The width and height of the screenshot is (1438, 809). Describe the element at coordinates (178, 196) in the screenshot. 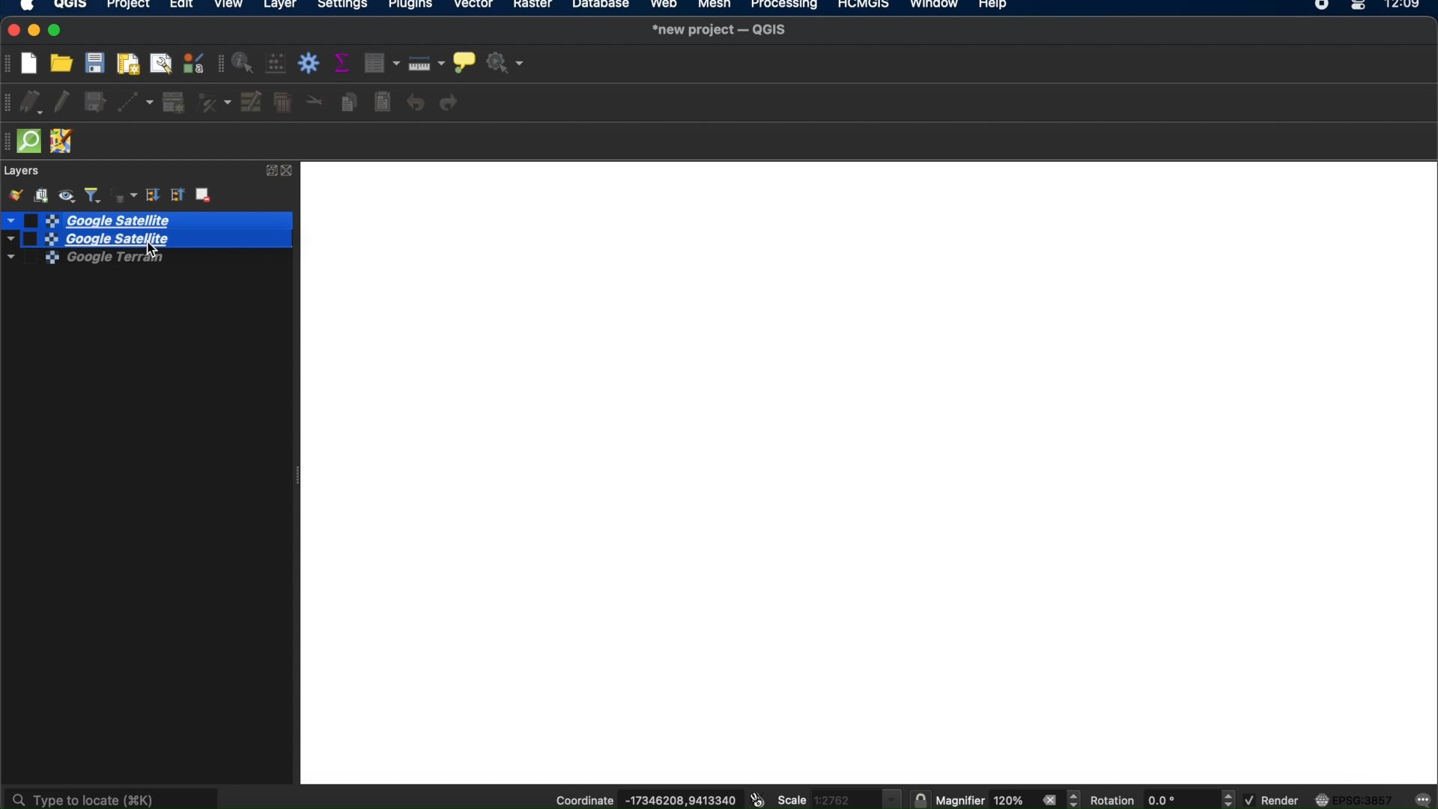

I see `collapse all` at that location.